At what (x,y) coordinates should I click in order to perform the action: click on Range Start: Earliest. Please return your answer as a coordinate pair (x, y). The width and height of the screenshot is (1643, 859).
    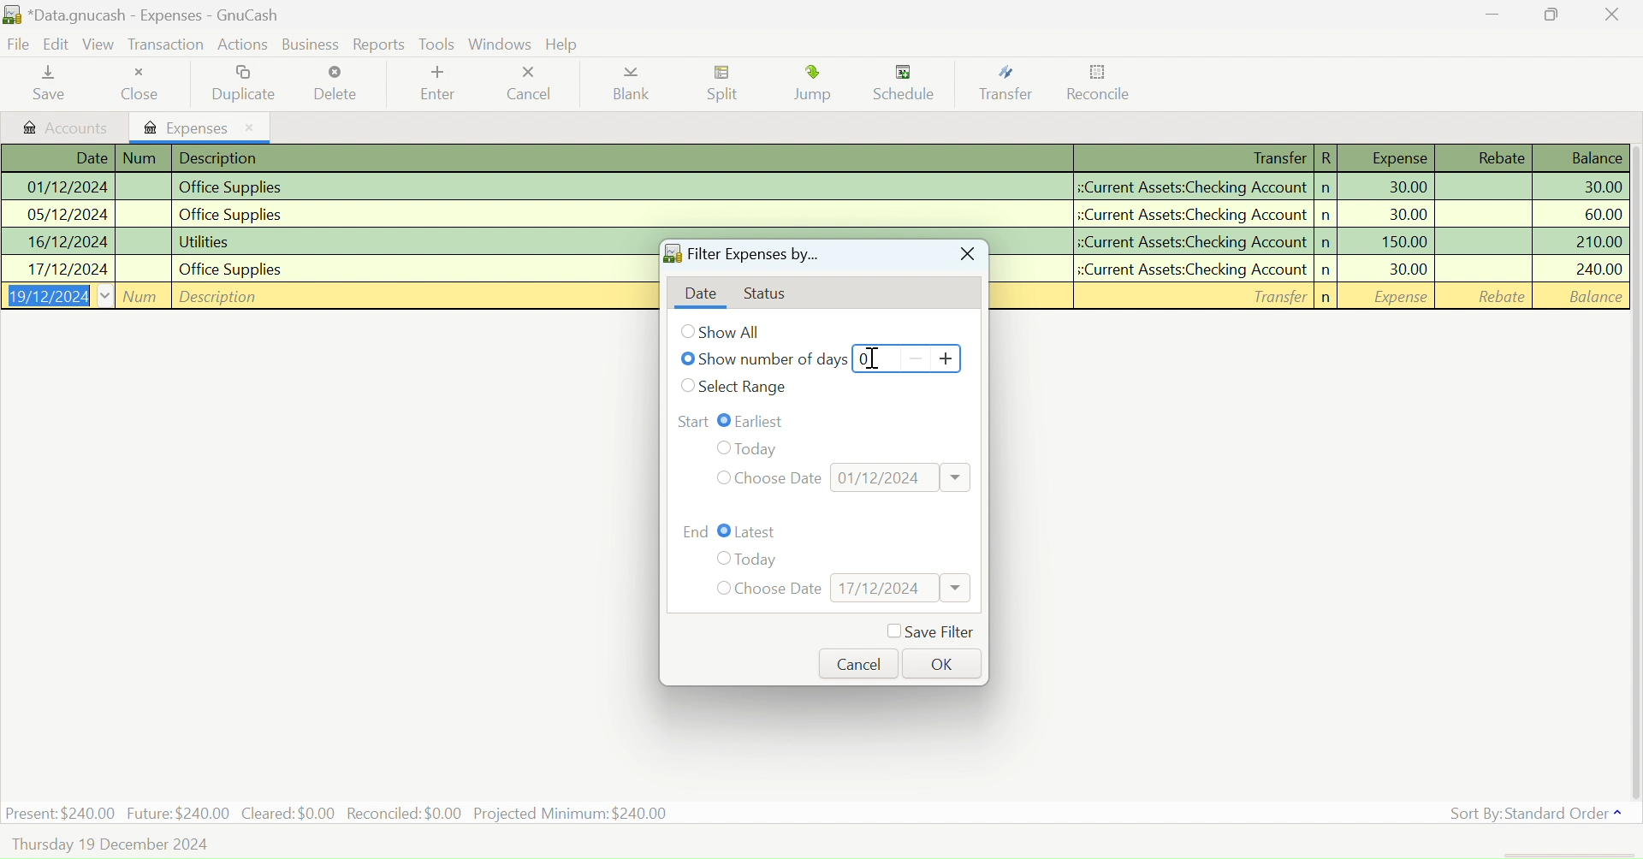
    Looking at the image, I should click on (692, 420).